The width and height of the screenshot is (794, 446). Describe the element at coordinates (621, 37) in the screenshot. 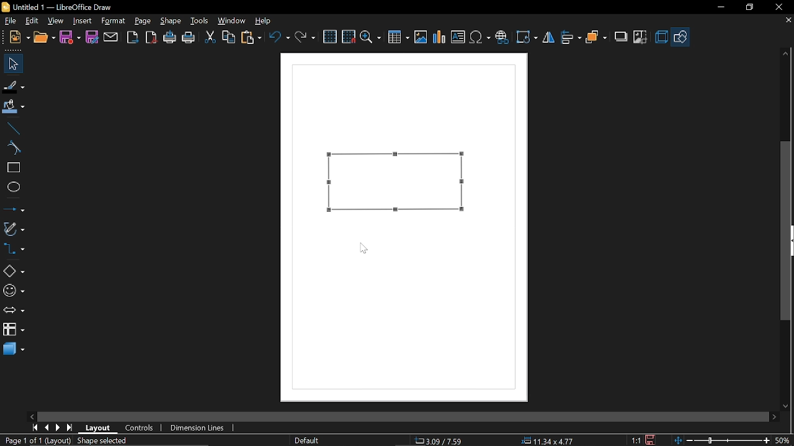

I see `shadow` at that location.